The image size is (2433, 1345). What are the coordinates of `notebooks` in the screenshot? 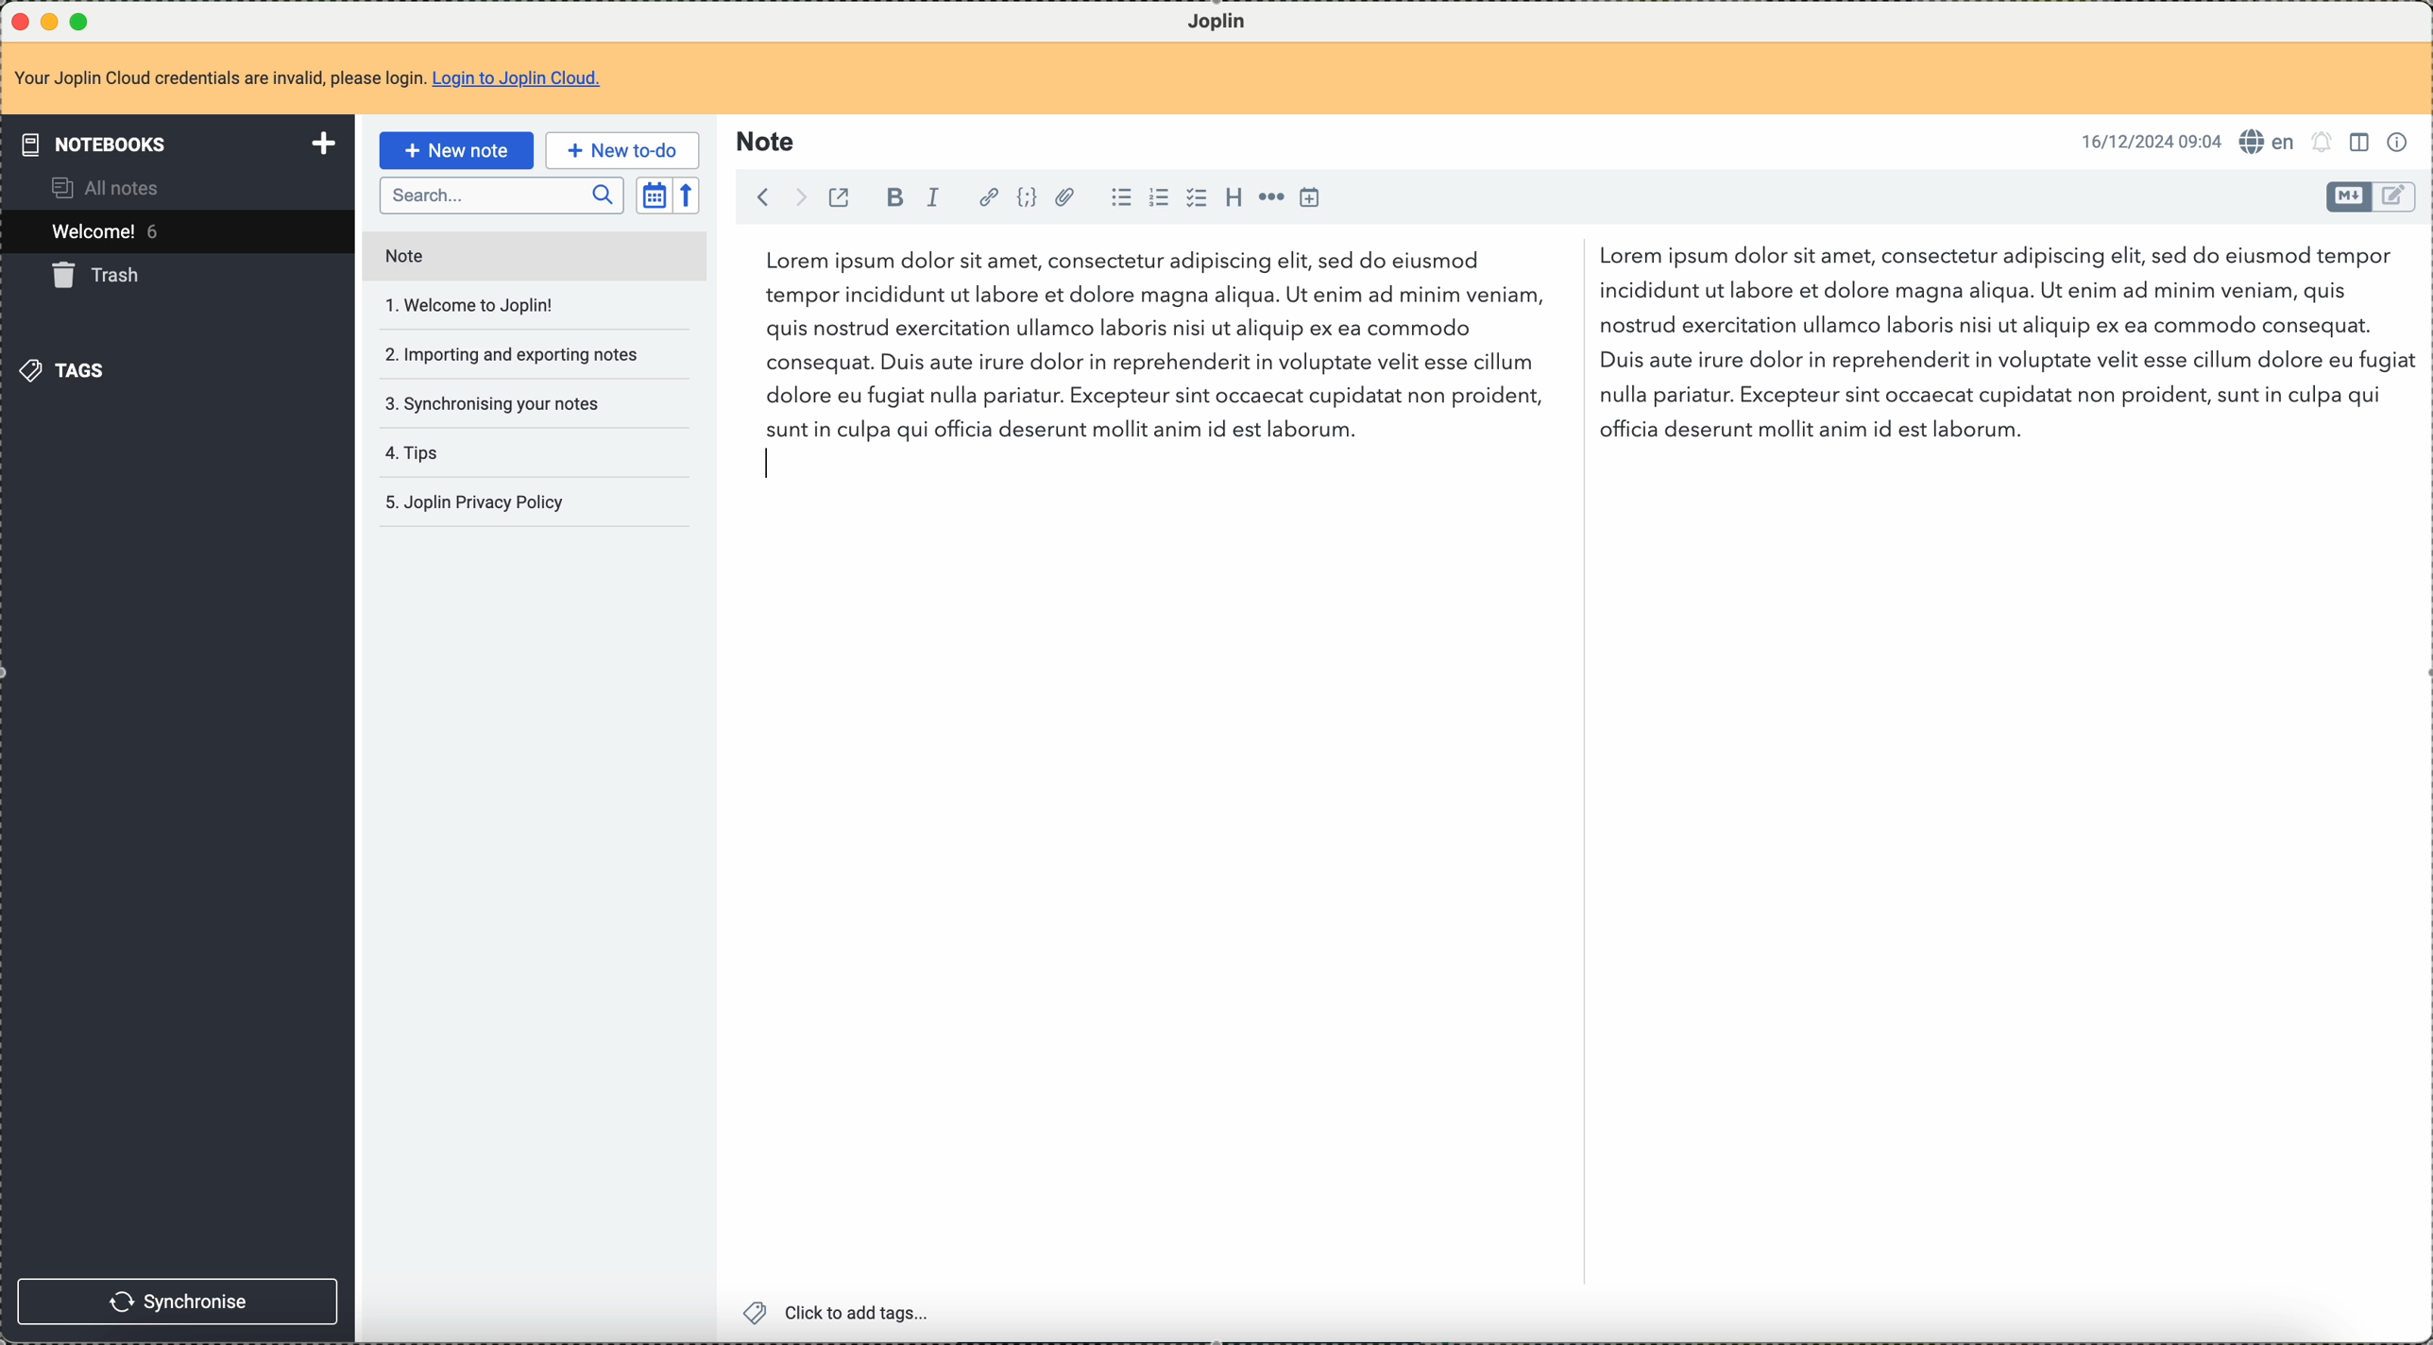 It's located at (172, 144).